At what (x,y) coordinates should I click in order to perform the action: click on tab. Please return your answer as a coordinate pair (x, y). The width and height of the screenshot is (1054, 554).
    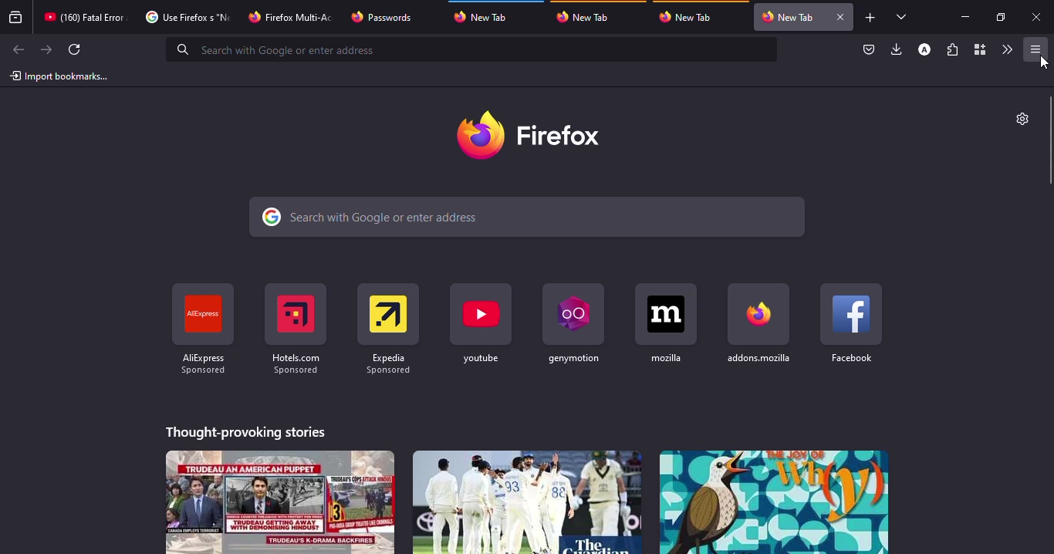
    Looking at the image, I should click on (84, 17).